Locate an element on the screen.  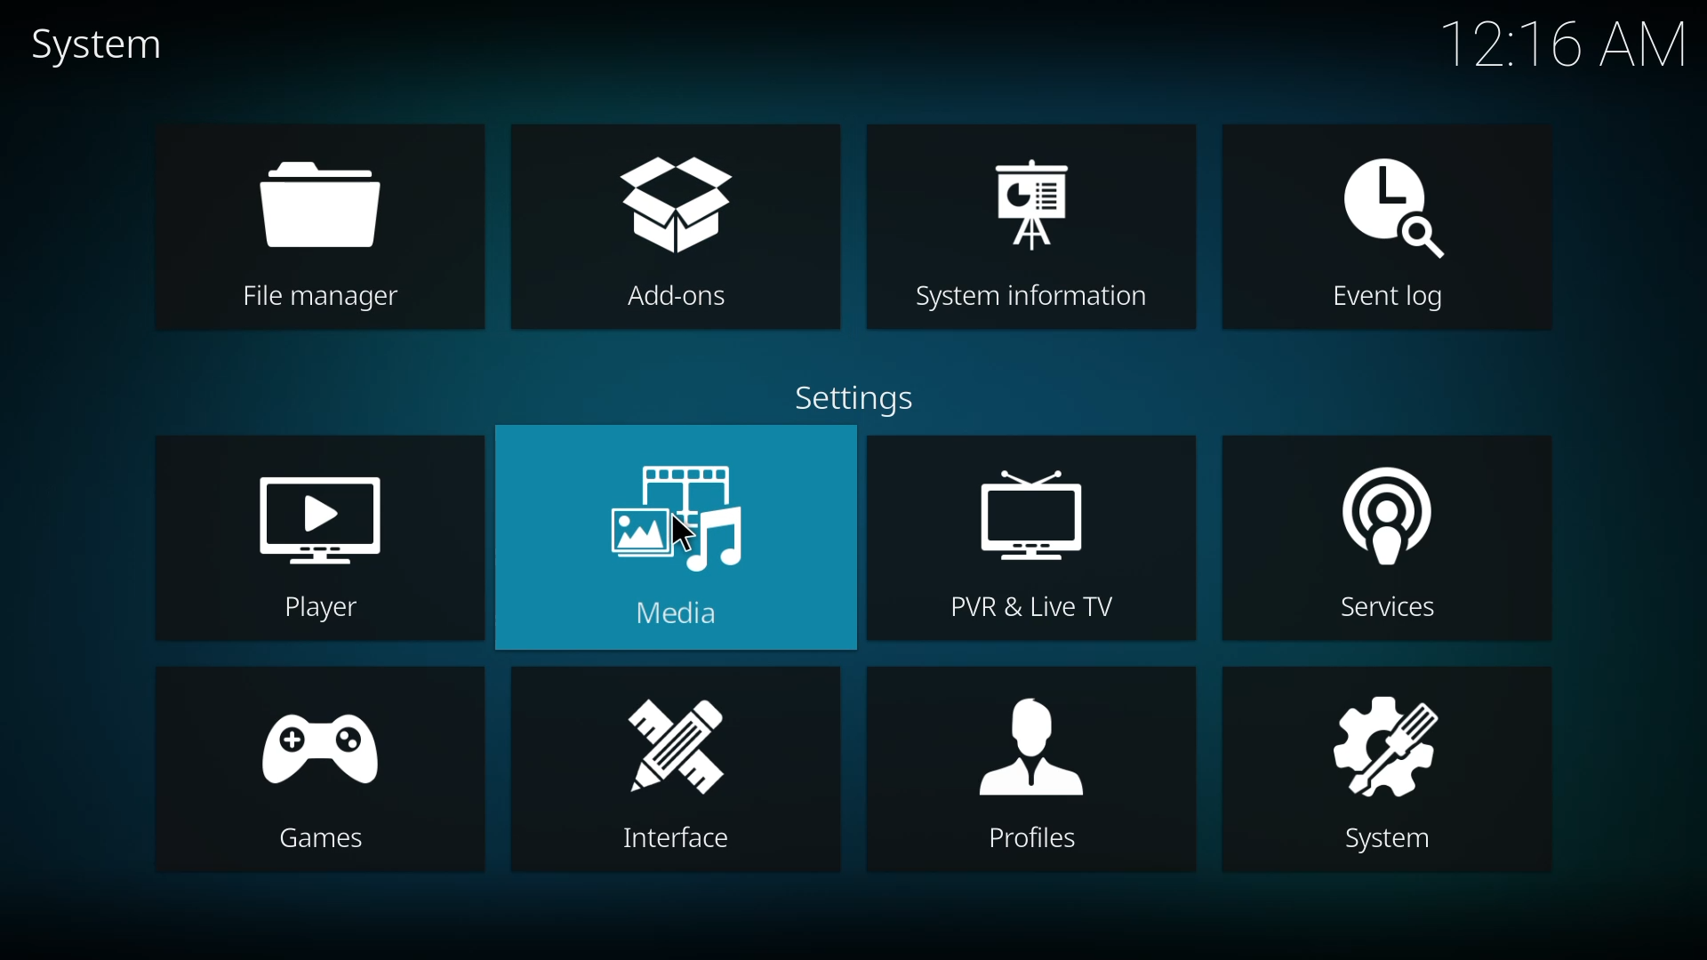
cursor is located at coordinates (688, 532).